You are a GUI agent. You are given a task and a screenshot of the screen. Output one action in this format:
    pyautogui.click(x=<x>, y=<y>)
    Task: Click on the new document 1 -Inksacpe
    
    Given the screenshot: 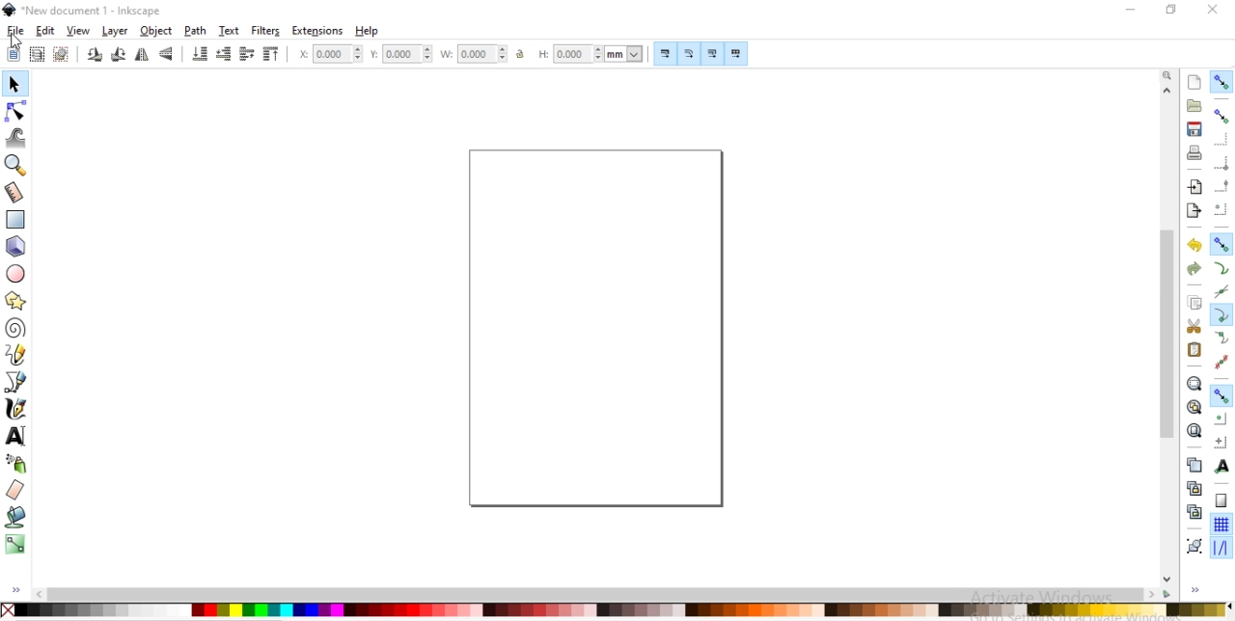 What is the action you would take?
    pyautogui.click(x=91, y=12)
    